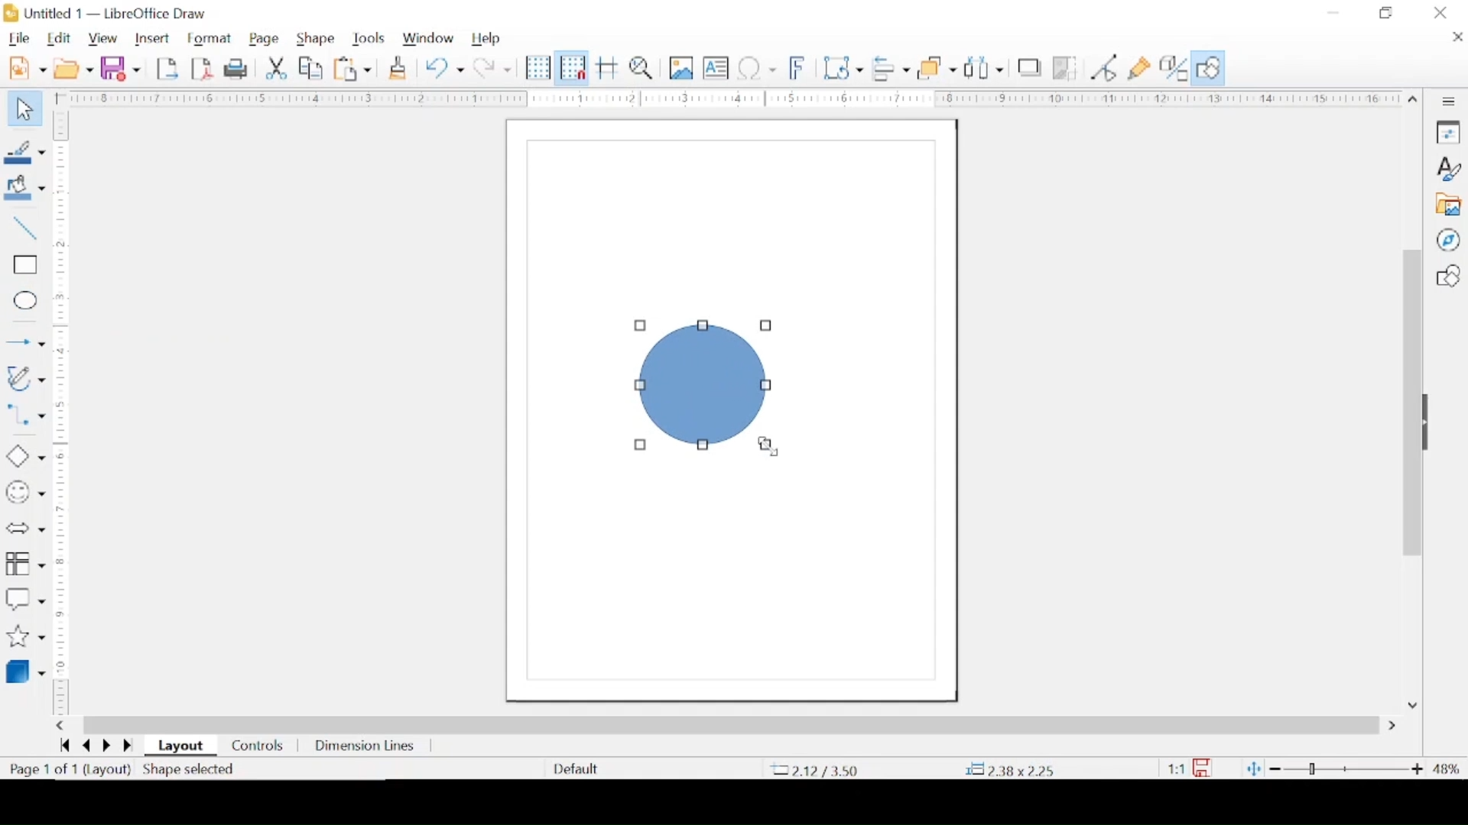 This screenshot has width=1468, height=825. Describe the element at coordinates (766, 385) in the screenshot. I see `resize handle` at that location.